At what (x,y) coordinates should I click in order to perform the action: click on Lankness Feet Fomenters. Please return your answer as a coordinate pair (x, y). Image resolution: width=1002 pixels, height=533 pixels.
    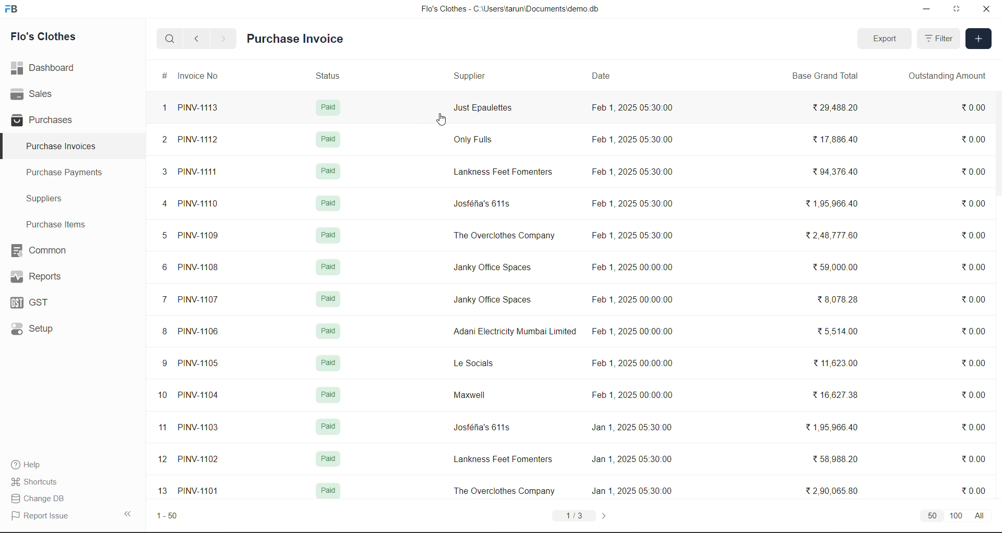
    Looking at the image, I should click on (505, 169).